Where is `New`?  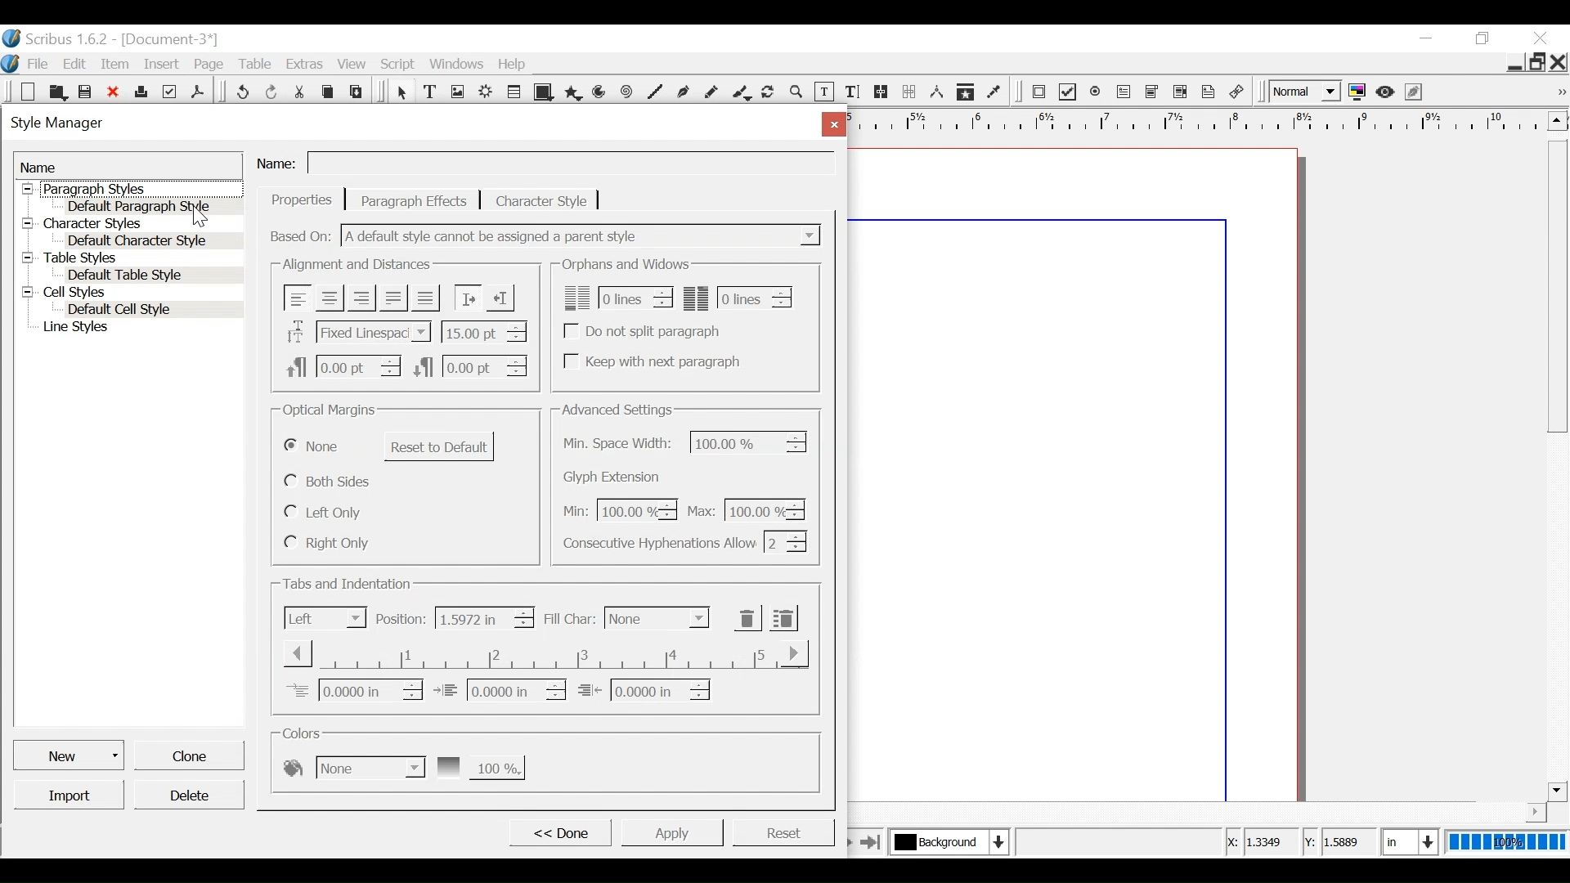 New is located at coordinates (29, 92).